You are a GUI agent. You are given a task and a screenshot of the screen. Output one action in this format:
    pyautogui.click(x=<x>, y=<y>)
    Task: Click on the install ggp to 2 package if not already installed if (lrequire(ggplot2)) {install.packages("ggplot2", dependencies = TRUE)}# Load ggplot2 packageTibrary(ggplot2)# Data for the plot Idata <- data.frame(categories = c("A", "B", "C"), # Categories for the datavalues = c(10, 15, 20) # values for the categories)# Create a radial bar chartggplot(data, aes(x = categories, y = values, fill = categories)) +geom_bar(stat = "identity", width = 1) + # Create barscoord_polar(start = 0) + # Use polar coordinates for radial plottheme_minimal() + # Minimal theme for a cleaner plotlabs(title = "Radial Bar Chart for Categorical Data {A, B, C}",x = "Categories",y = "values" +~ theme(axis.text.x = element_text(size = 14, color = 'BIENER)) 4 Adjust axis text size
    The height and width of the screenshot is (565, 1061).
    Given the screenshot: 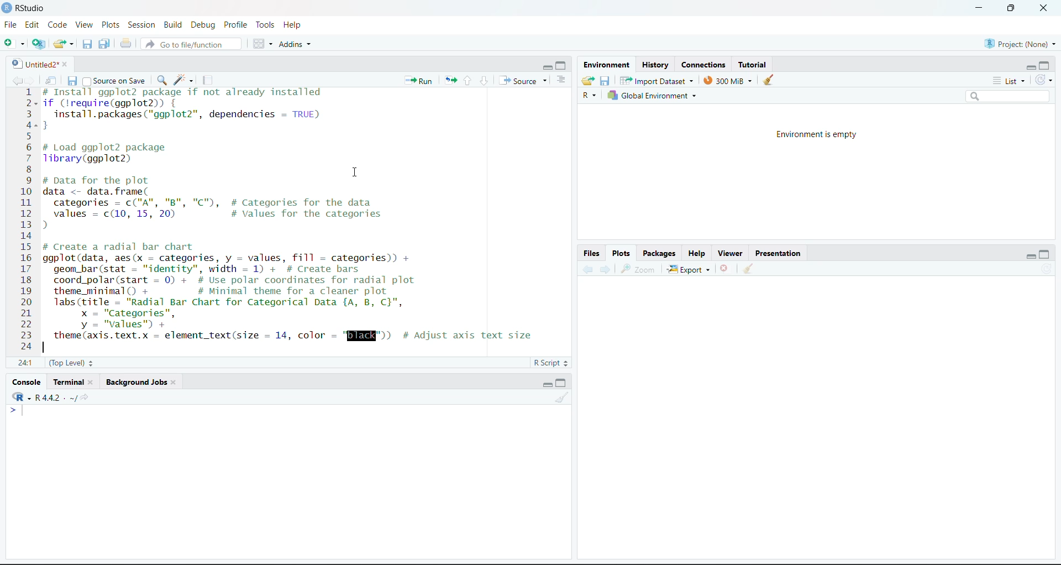 What is the action you would take?
    pyautogui.click(x=301, y=217)
    